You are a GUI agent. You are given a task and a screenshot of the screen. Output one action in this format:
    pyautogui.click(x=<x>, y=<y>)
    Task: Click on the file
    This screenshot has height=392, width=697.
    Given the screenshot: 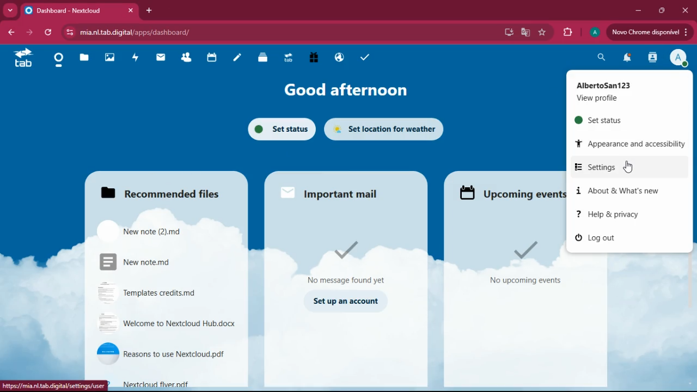 What is the action you would take?
    pyautogui.click(x=168, y=324)
    